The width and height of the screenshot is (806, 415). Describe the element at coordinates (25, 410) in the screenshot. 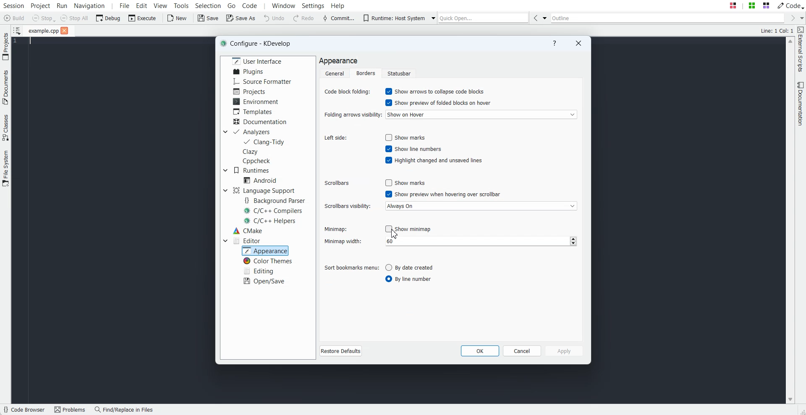

I see `Code Browser` at that location.